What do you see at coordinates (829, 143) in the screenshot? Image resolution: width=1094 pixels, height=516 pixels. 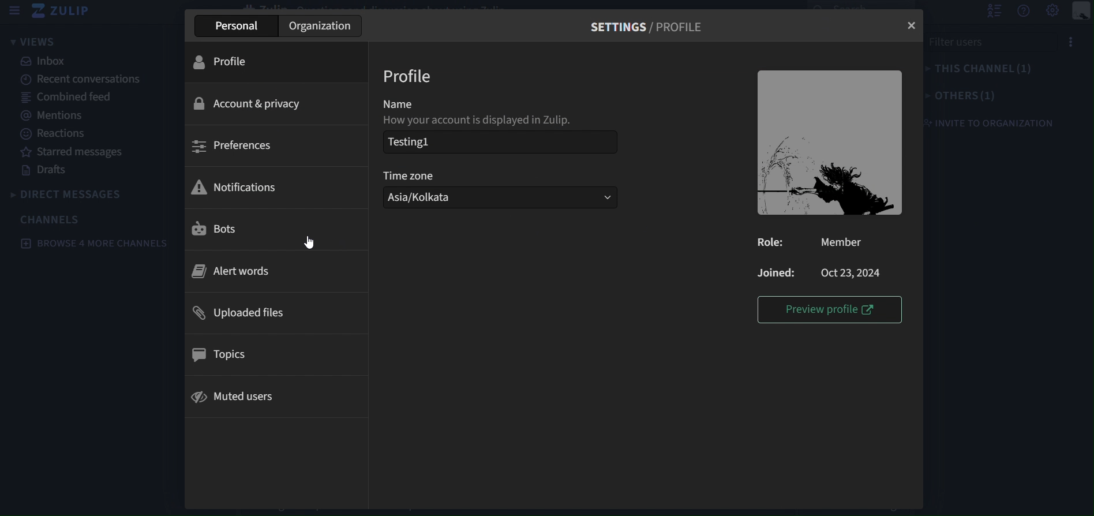 I see `image` at bounding box center [829, 143].